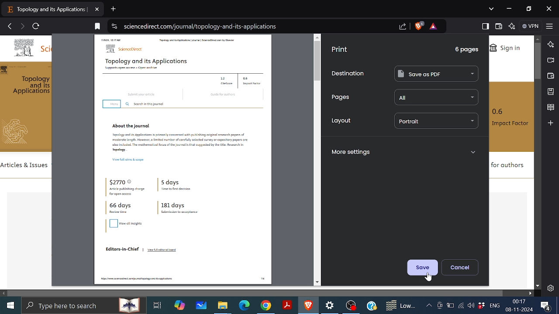 This screenshot has width=559, height=314. What do you see at coordinates (465, 50) in the screenshot?
I see `6 pages` at bounding box center [465, 50].